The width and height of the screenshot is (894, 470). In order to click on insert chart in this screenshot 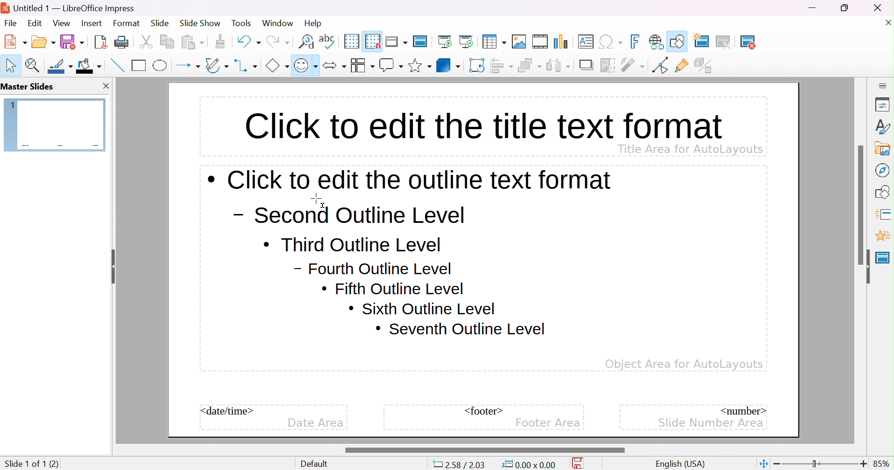, I will do `click(562, 41)`.